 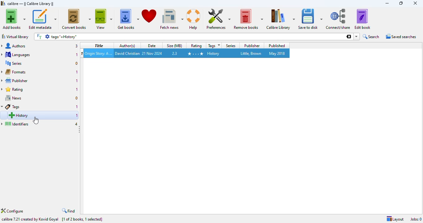 What do you see at coordinates (77, 107) in the screenshot?
I see `1` at bounding box center [77, 107].